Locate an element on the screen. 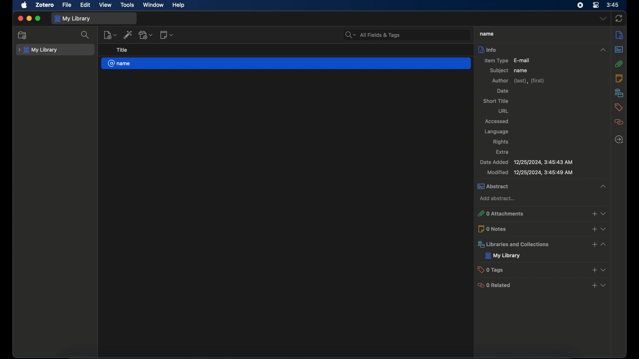 The image size is (639, 359). 0 attachments is located at coordinates (543, 213).